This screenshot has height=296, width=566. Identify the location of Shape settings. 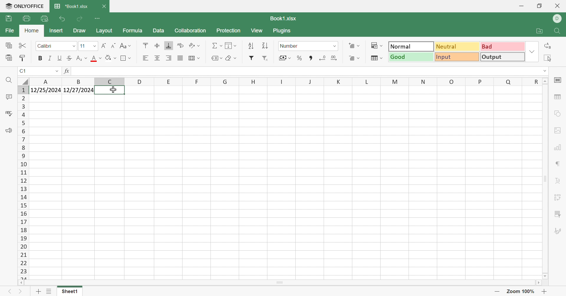
(558, 114).